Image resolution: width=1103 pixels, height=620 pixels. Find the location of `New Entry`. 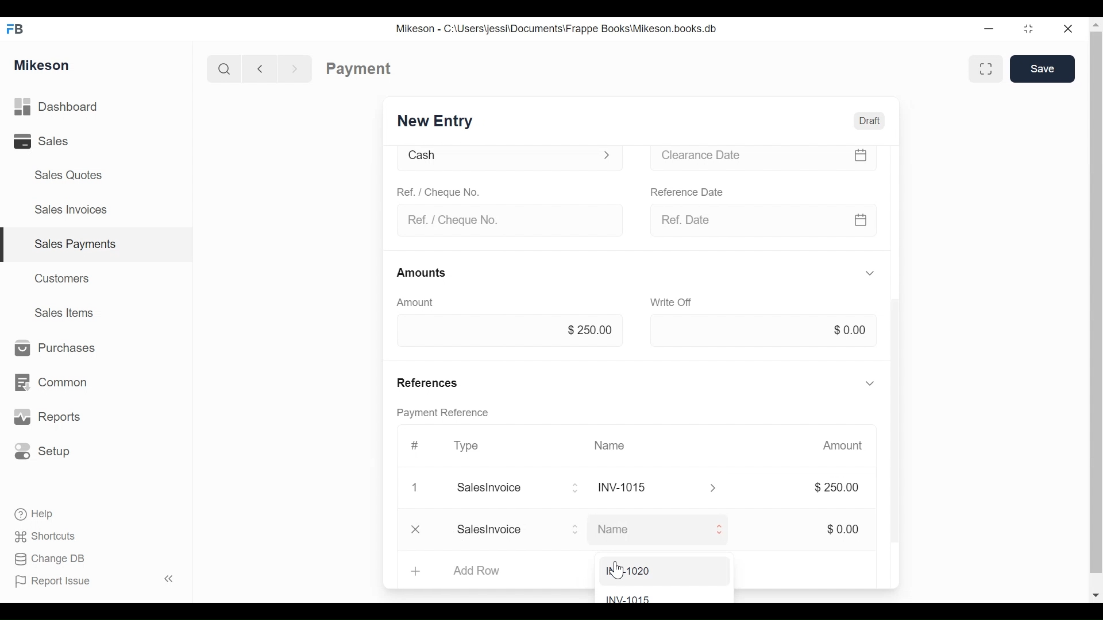

New Entry is located at coordinates (442, 119).